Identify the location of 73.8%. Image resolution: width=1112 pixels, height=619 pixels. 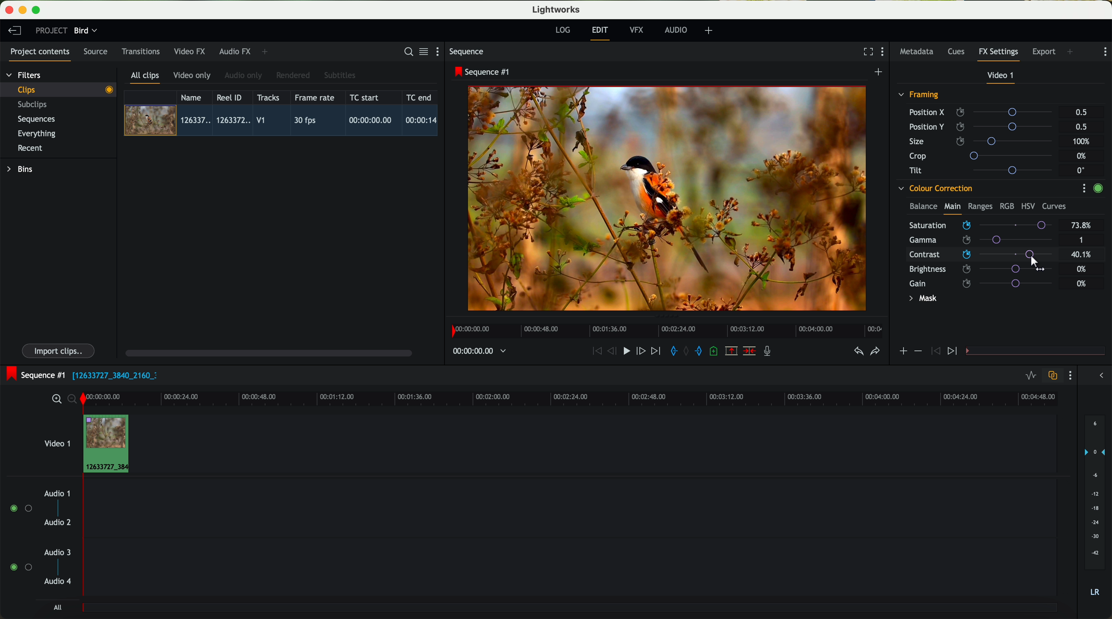
(1082, 226).